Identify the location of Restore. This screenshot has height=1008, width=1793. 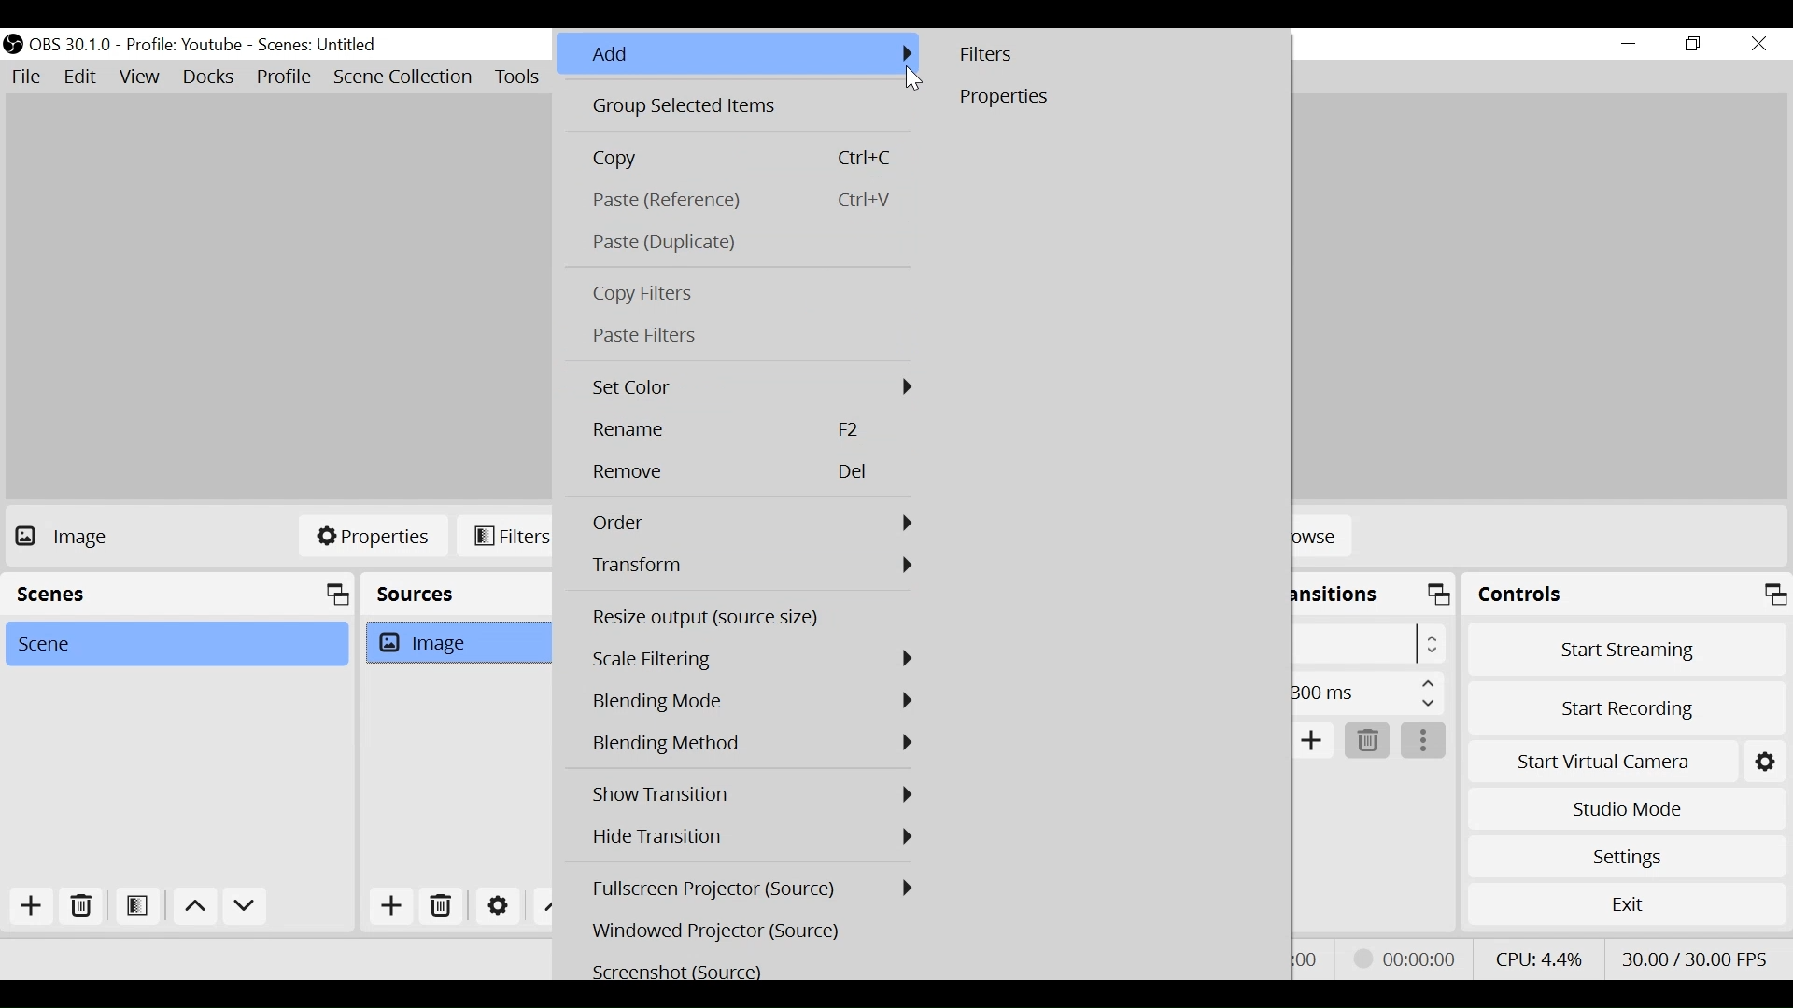
(1697, 45).